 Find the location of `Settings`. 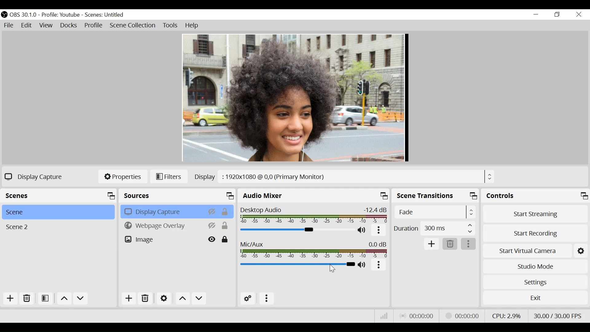

Settings is located at coordinates (581, 251).